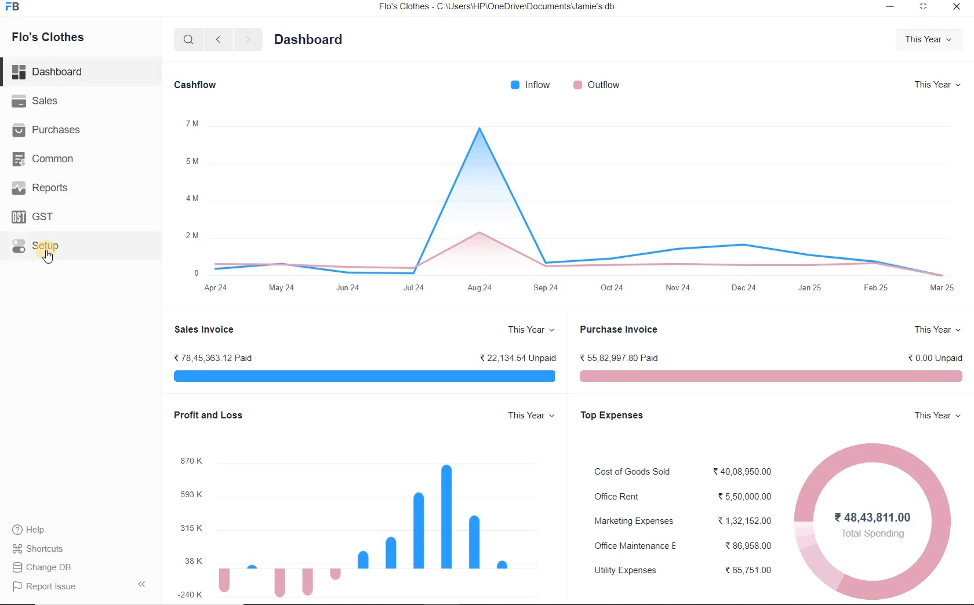  What do you see at coordinates (614, 416) in the screenshot?
I see `Top Expenses` at bounding box center [614, 416].